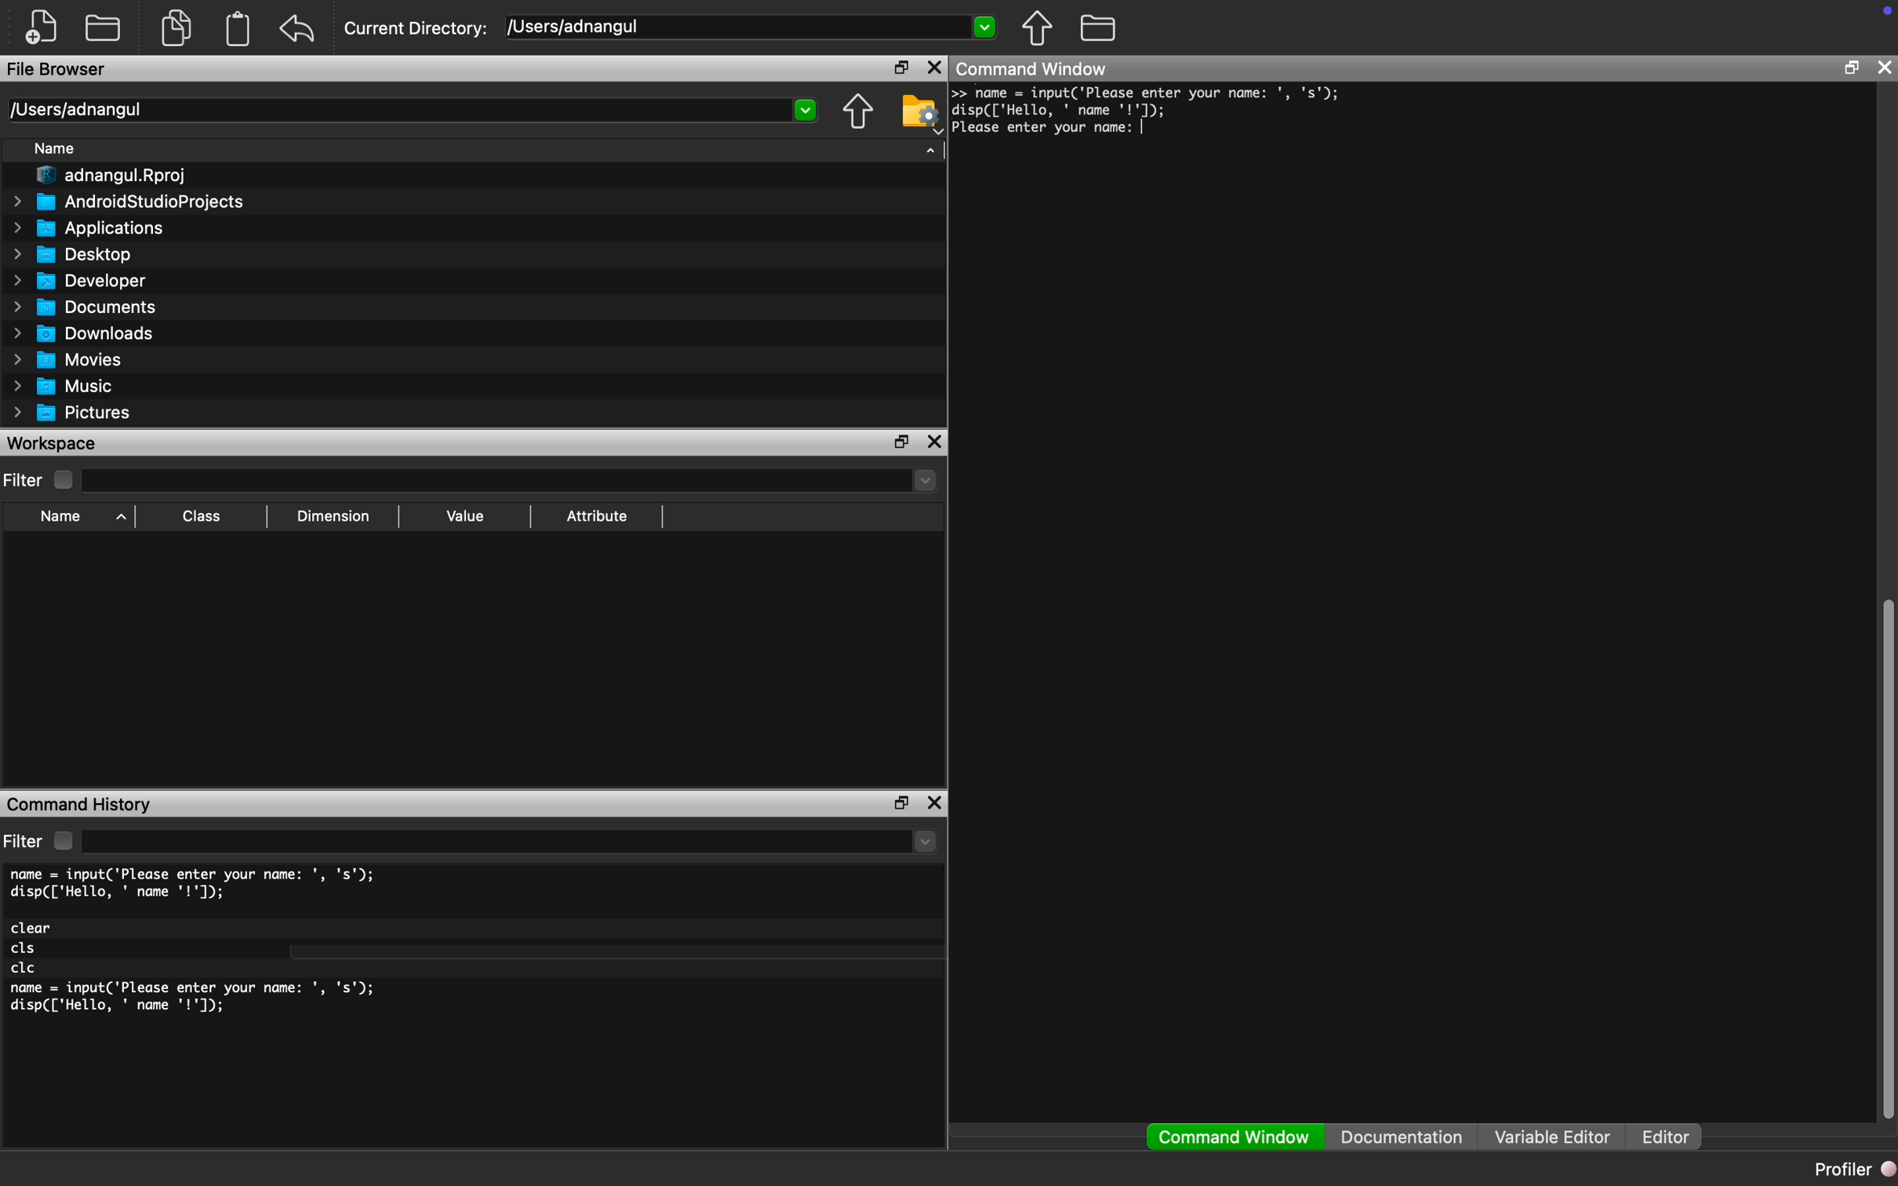  Describe the element at coordinates (79, 806) in the screenshot. I see `Command History` at that location.